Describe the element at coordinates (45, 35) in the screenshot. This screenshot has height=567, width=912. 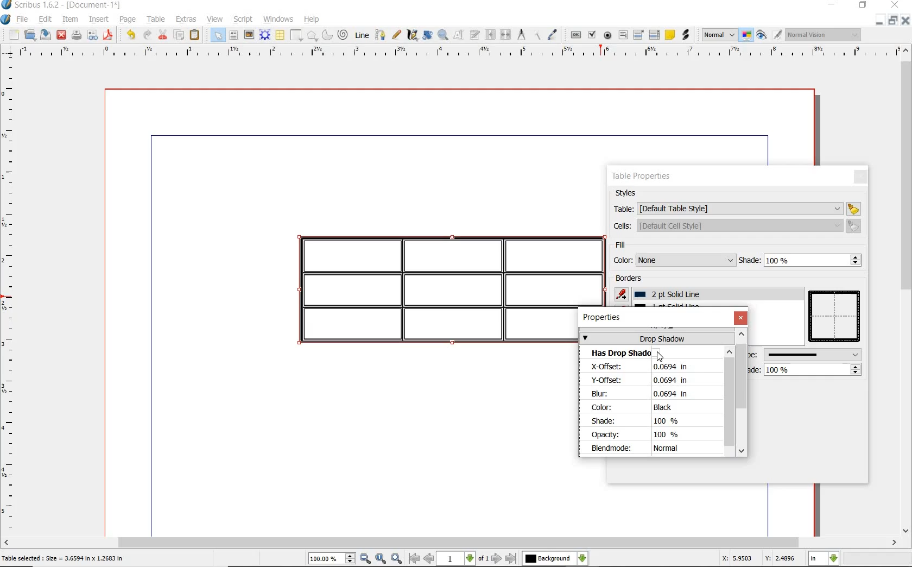
I see `save` at that location.